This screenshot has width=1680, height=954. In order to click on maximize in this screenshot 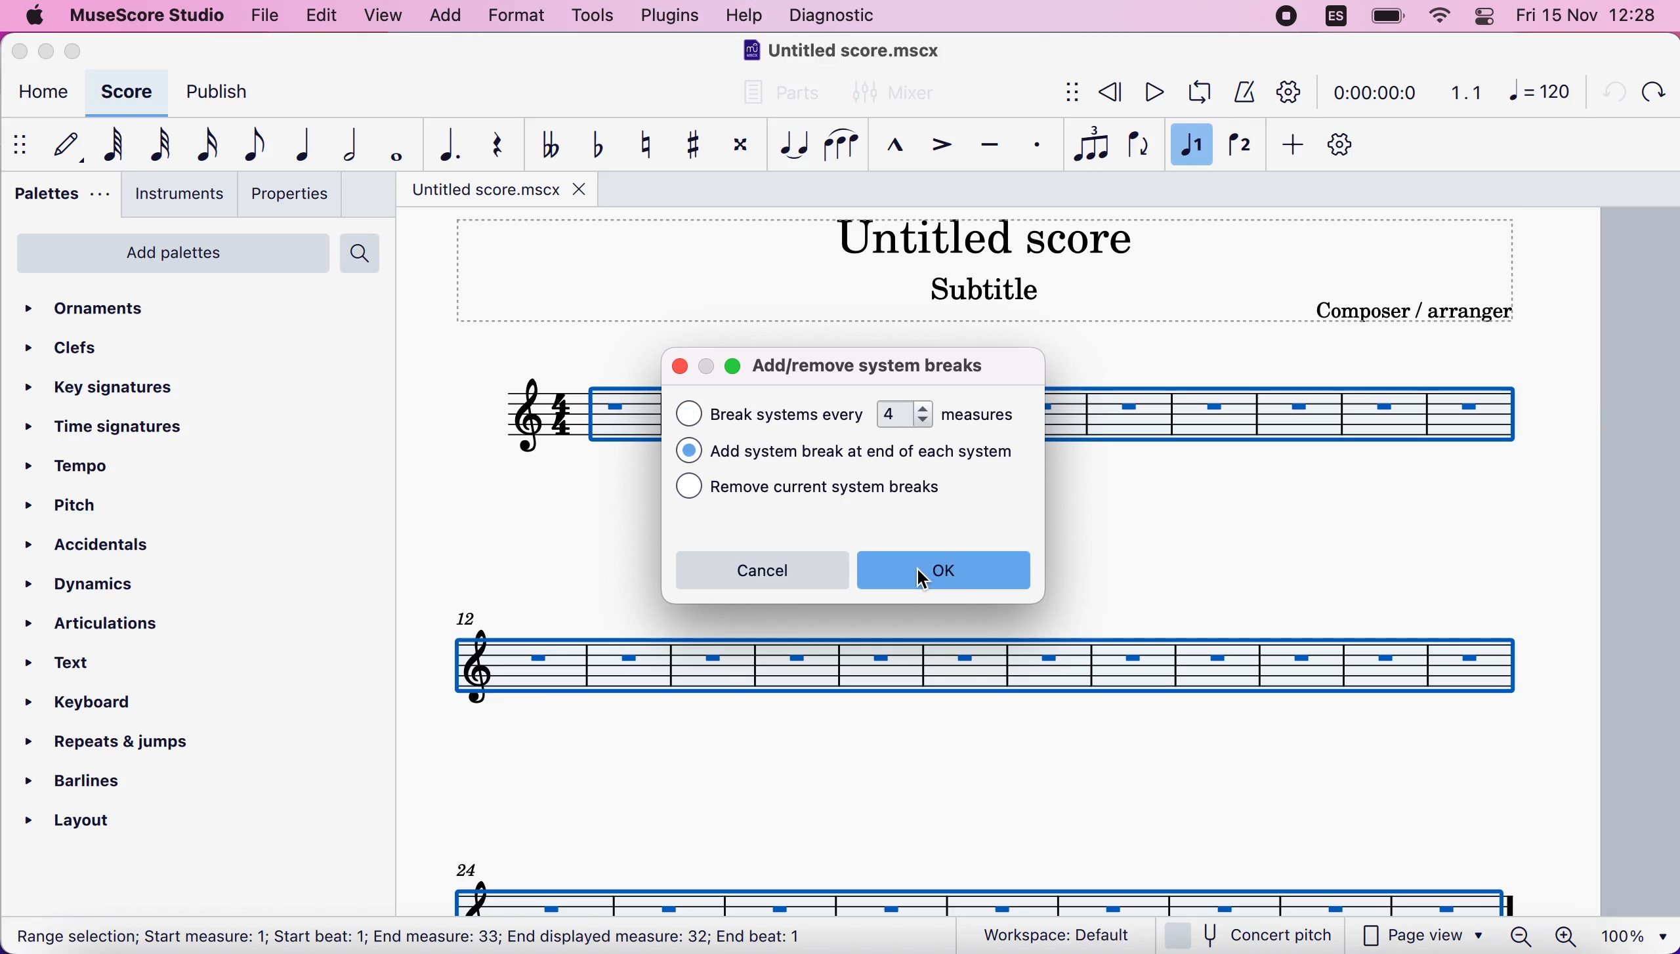, I will do `click(77, 51)`.